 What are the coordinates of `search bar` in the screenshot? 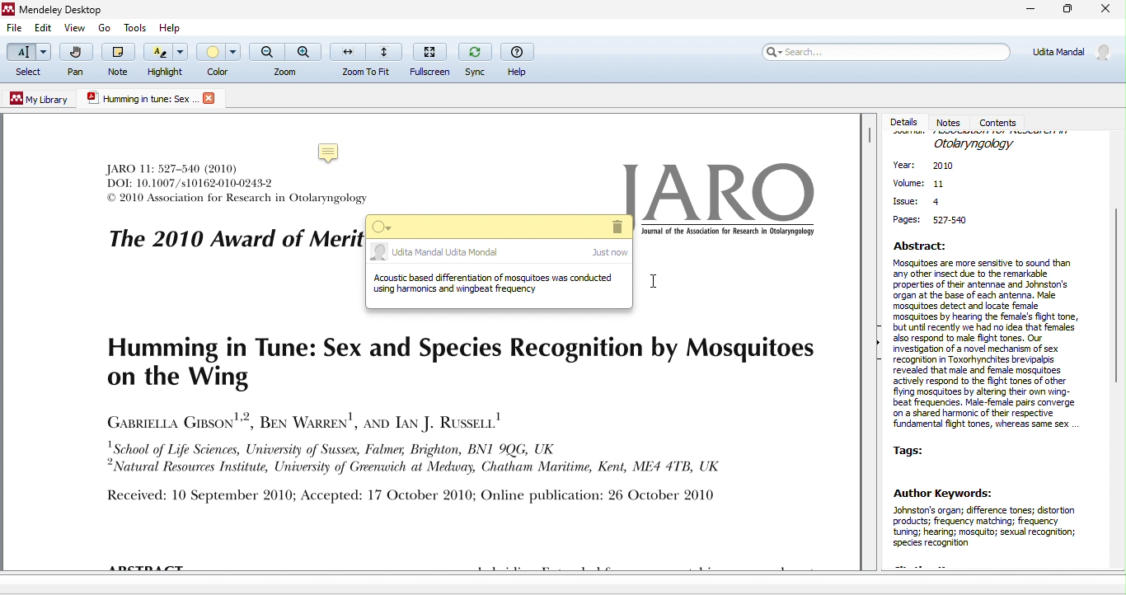 It's located at (886, 53).